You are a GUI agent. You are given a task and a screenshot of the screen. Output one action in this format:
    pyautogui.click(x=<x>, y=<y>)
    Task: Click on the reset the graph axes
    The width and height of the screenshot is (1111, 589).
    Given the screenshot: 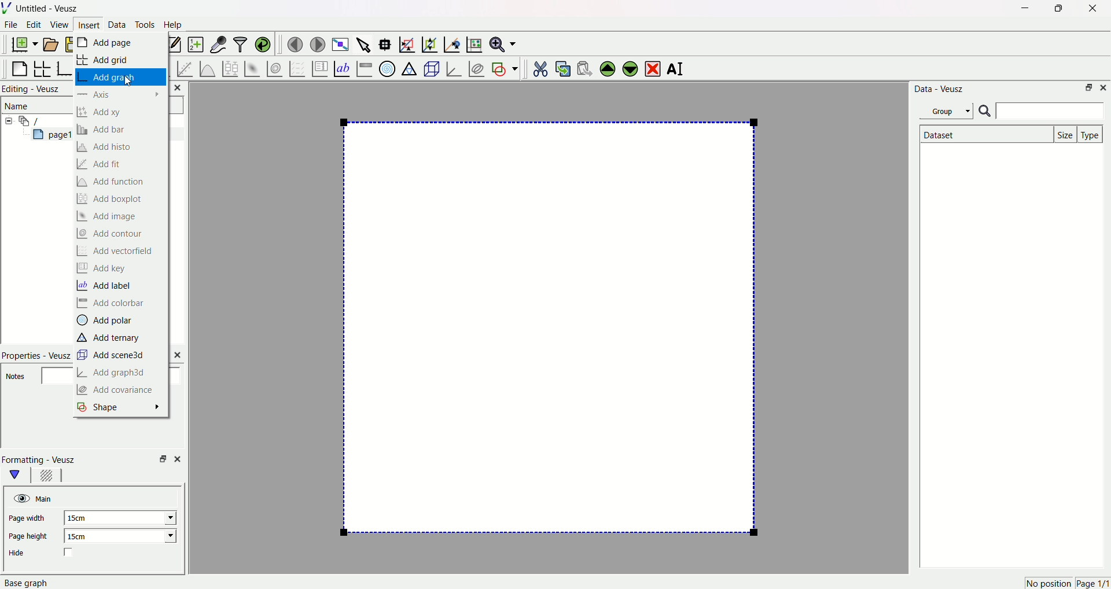 What is the action you would take?
    pyautogui.click(x=472, y=42)
    